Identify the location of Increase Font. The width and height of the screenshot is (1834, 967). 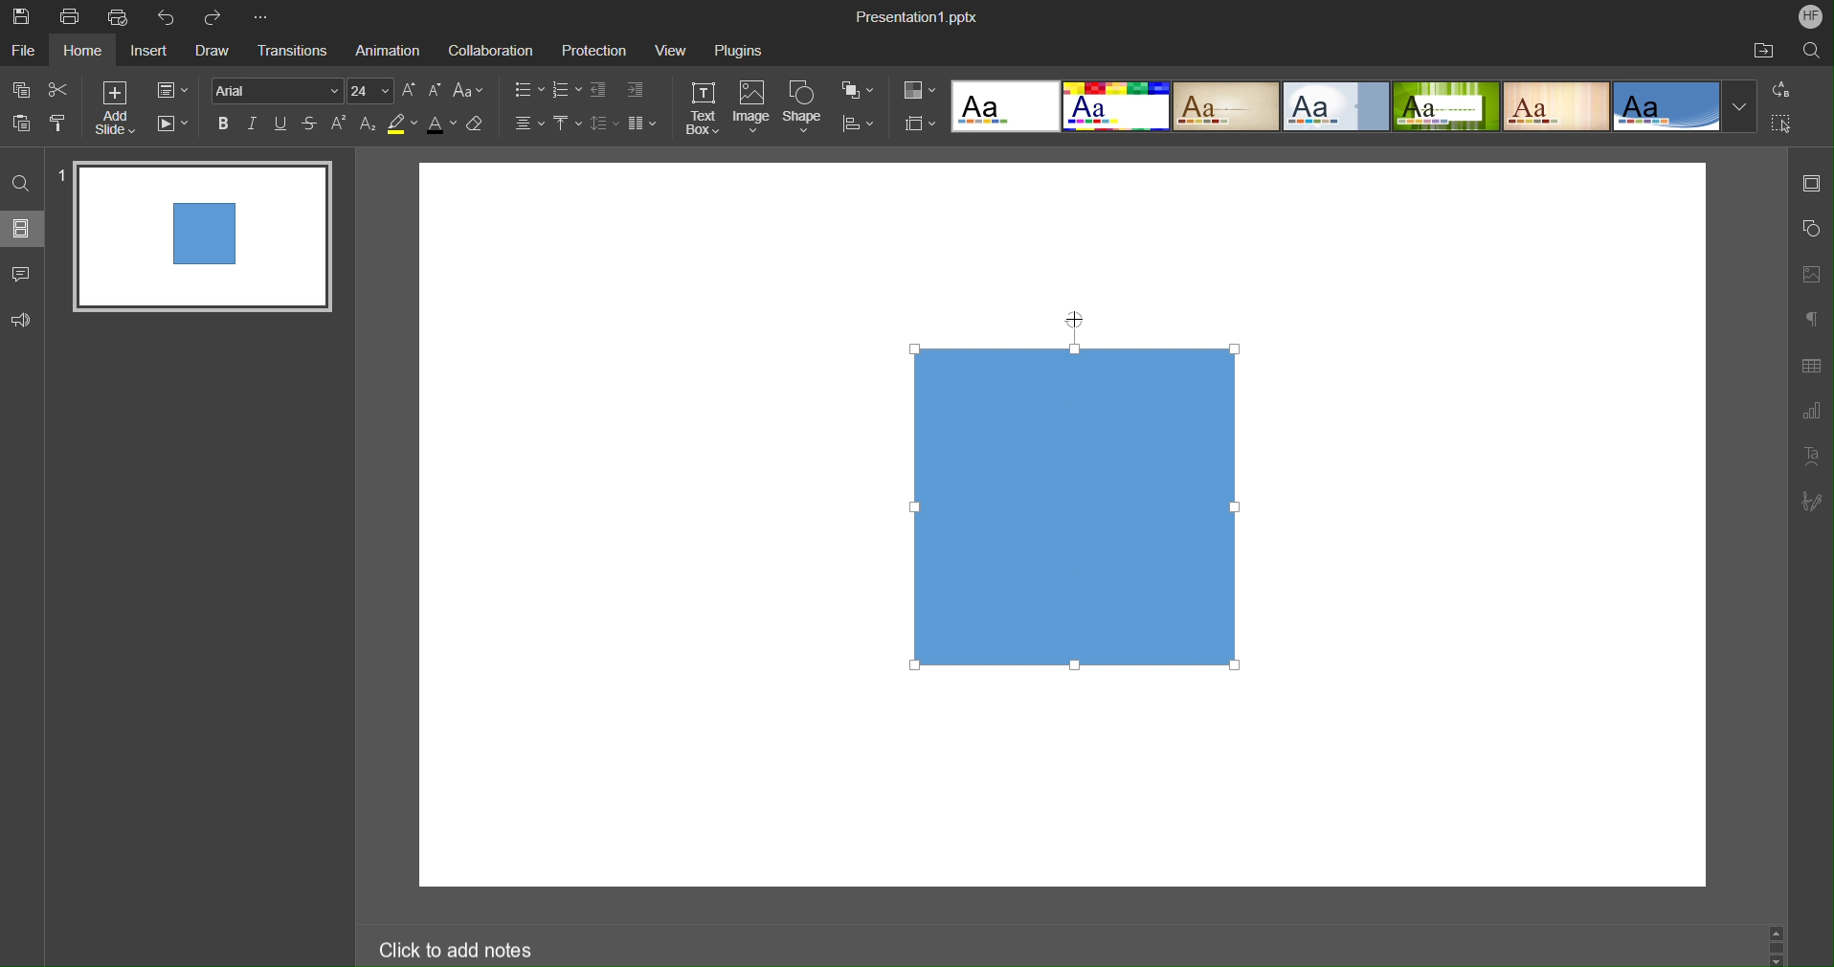
(410, 91).